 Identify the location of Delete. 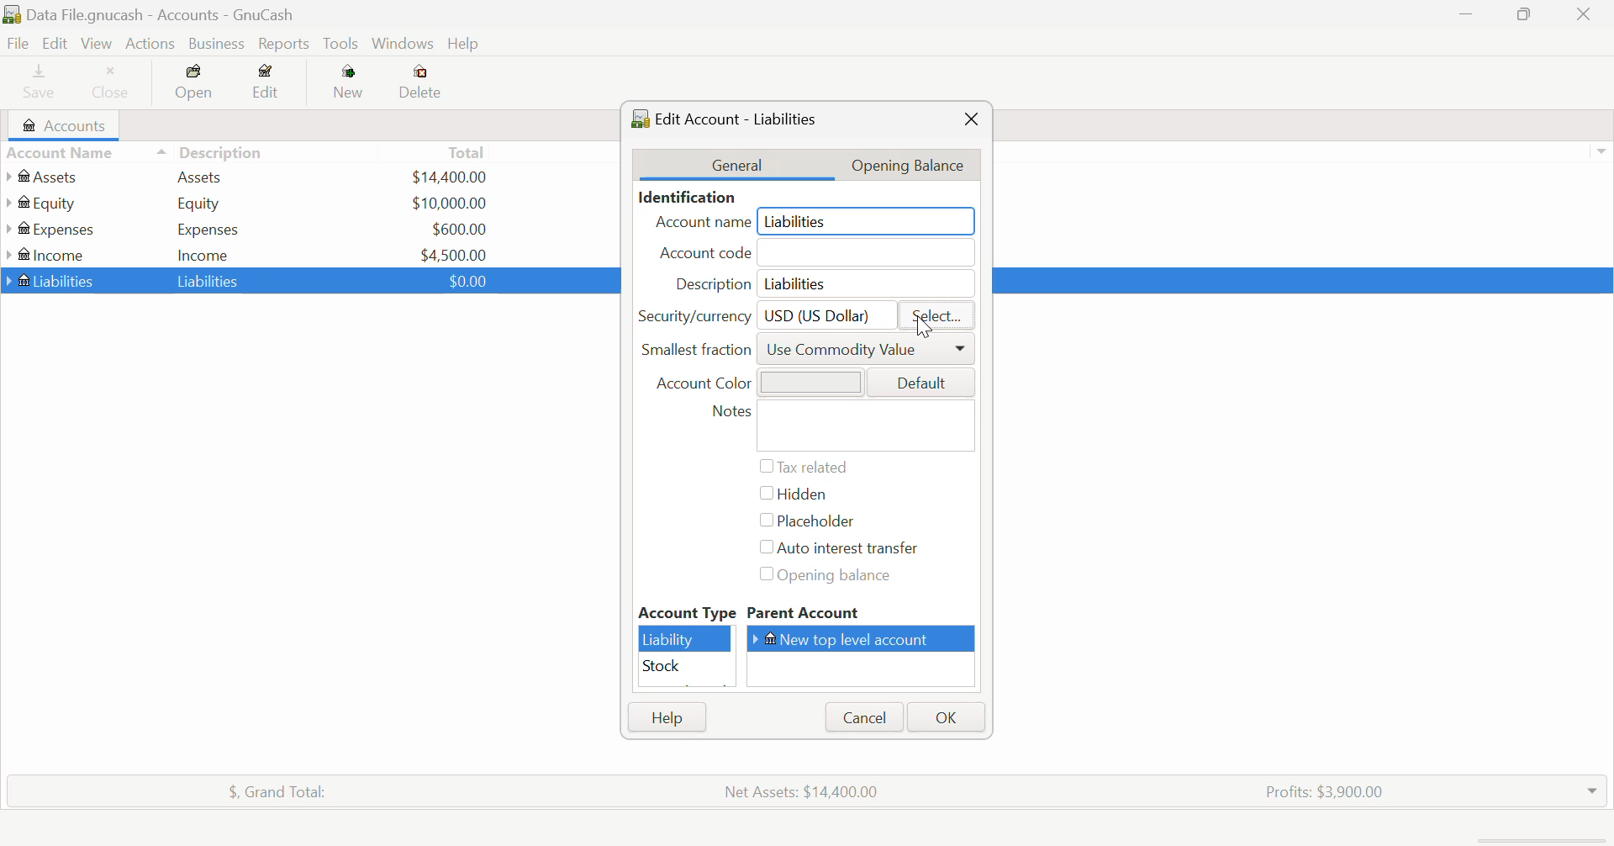
(420, 82).